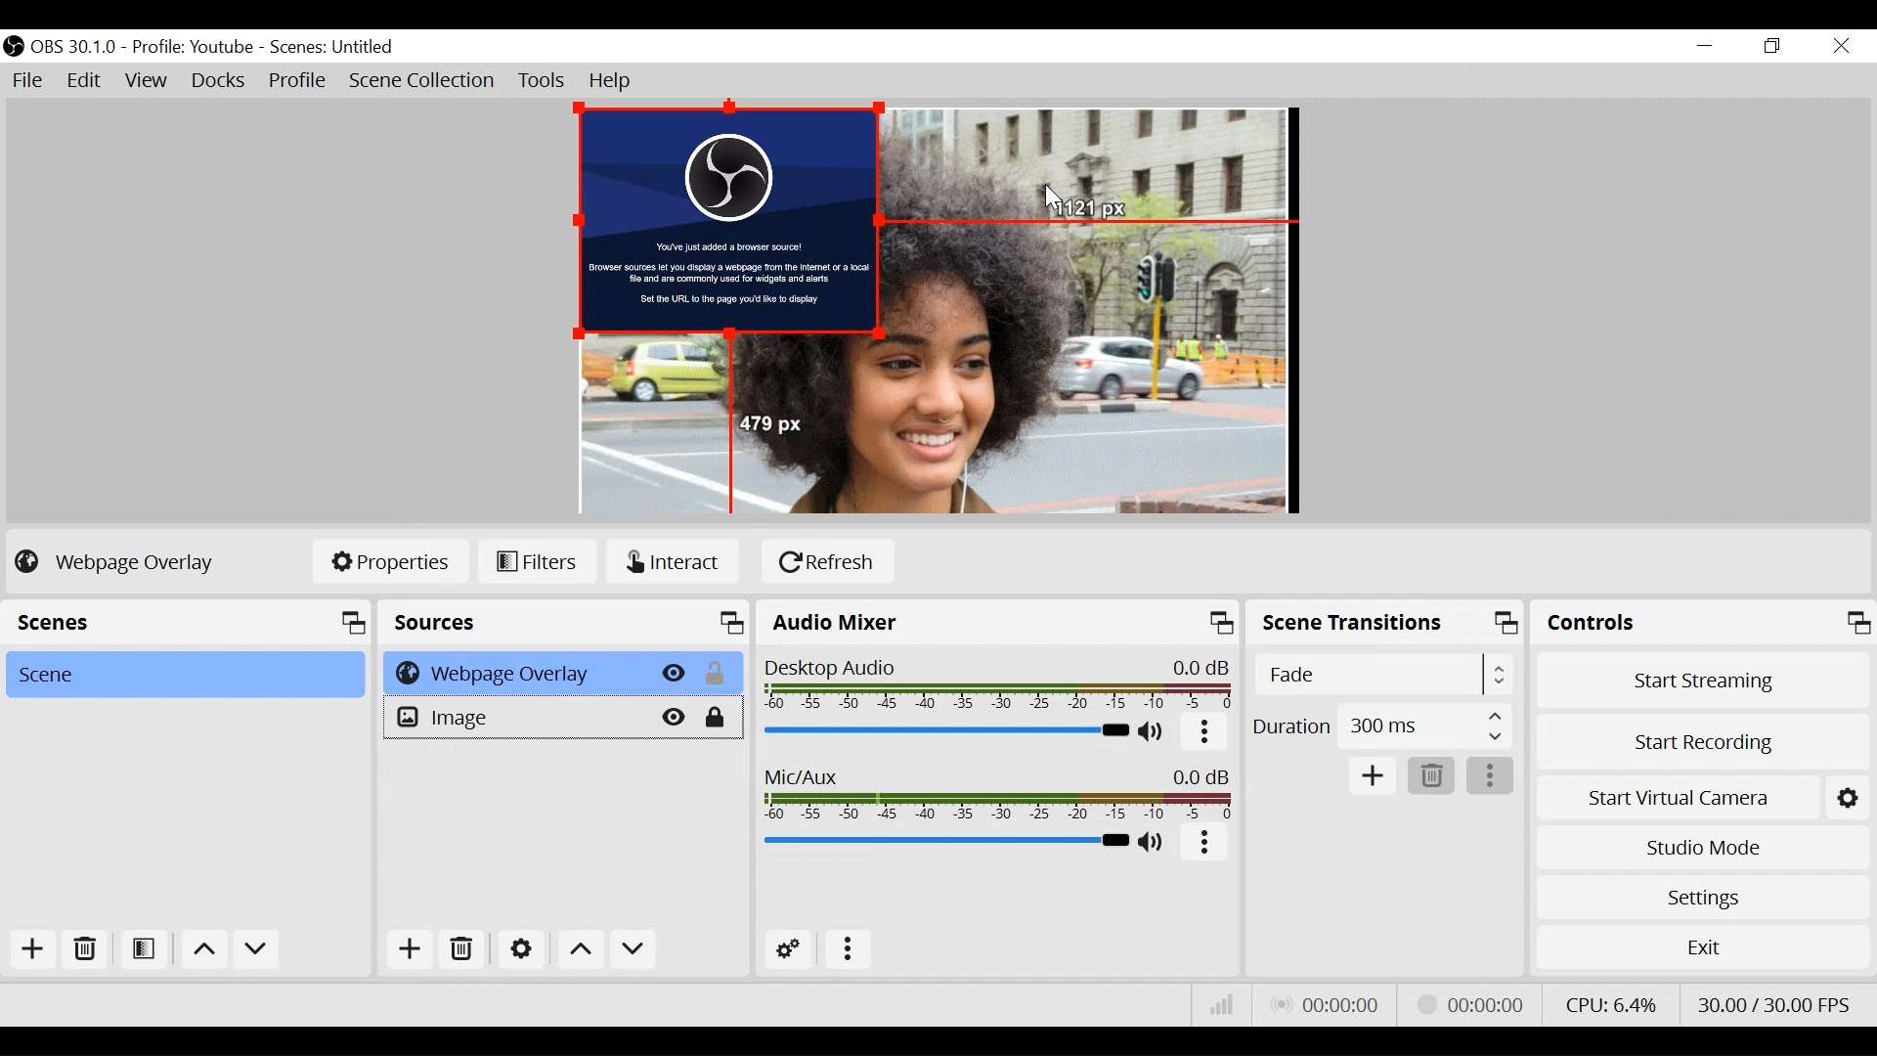  What do you see at coordinates (1157, 842) in the screenshot?
I see `(un)mute` at bounding box center [1157, 842].